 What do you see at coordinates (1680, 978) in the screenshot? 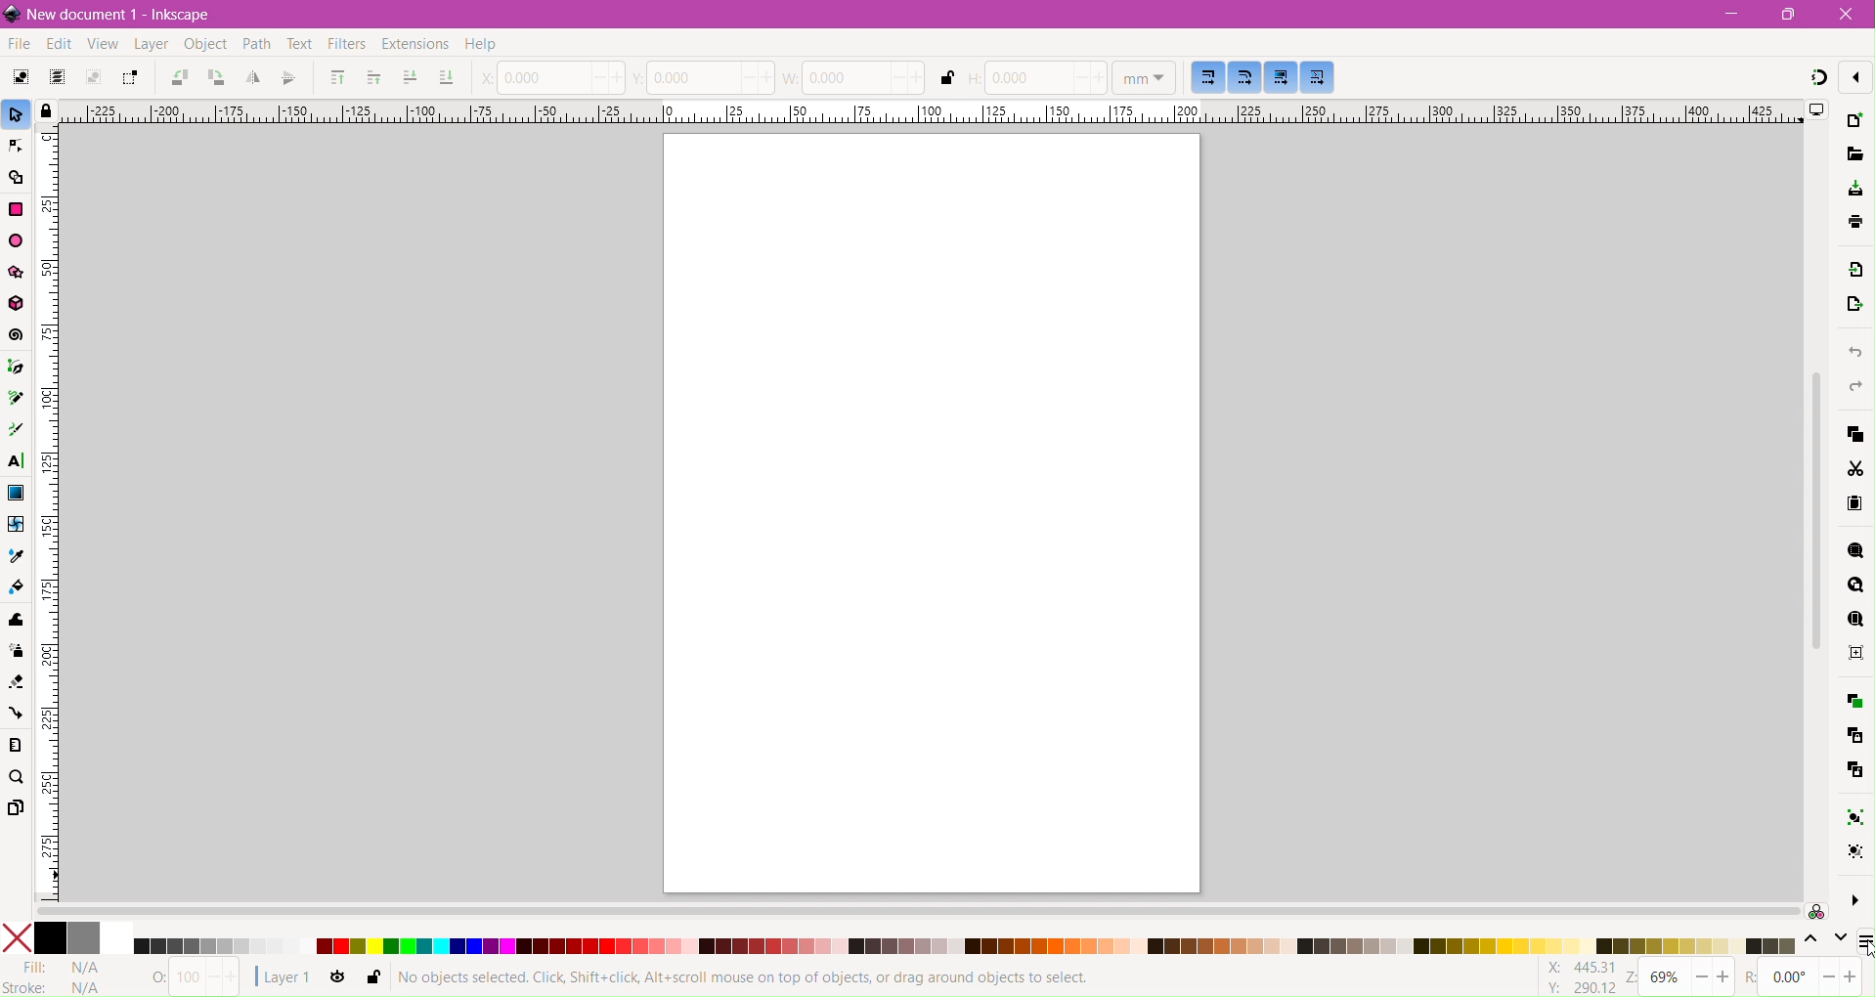
I see `Zoom` at bounding box center [1680, 978].